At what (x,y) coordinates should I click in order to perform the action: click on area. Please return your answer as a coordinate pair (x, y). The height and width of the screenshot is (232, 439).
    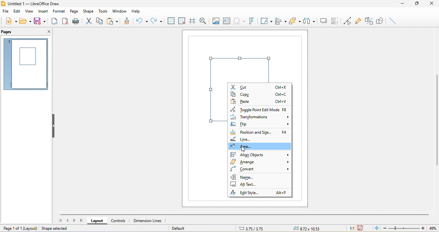
    Looking at the image, I should click on (261, 147).